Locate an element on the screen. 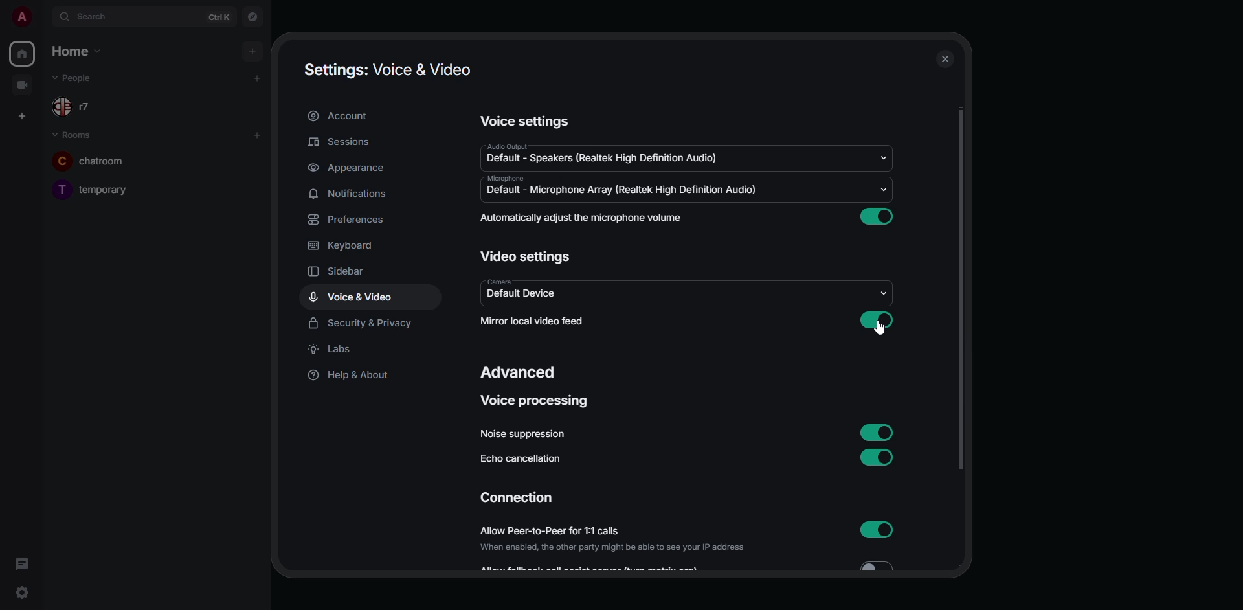 This screenshot has width=1243, height=610. voice processing is located at coordinates (536, 402).